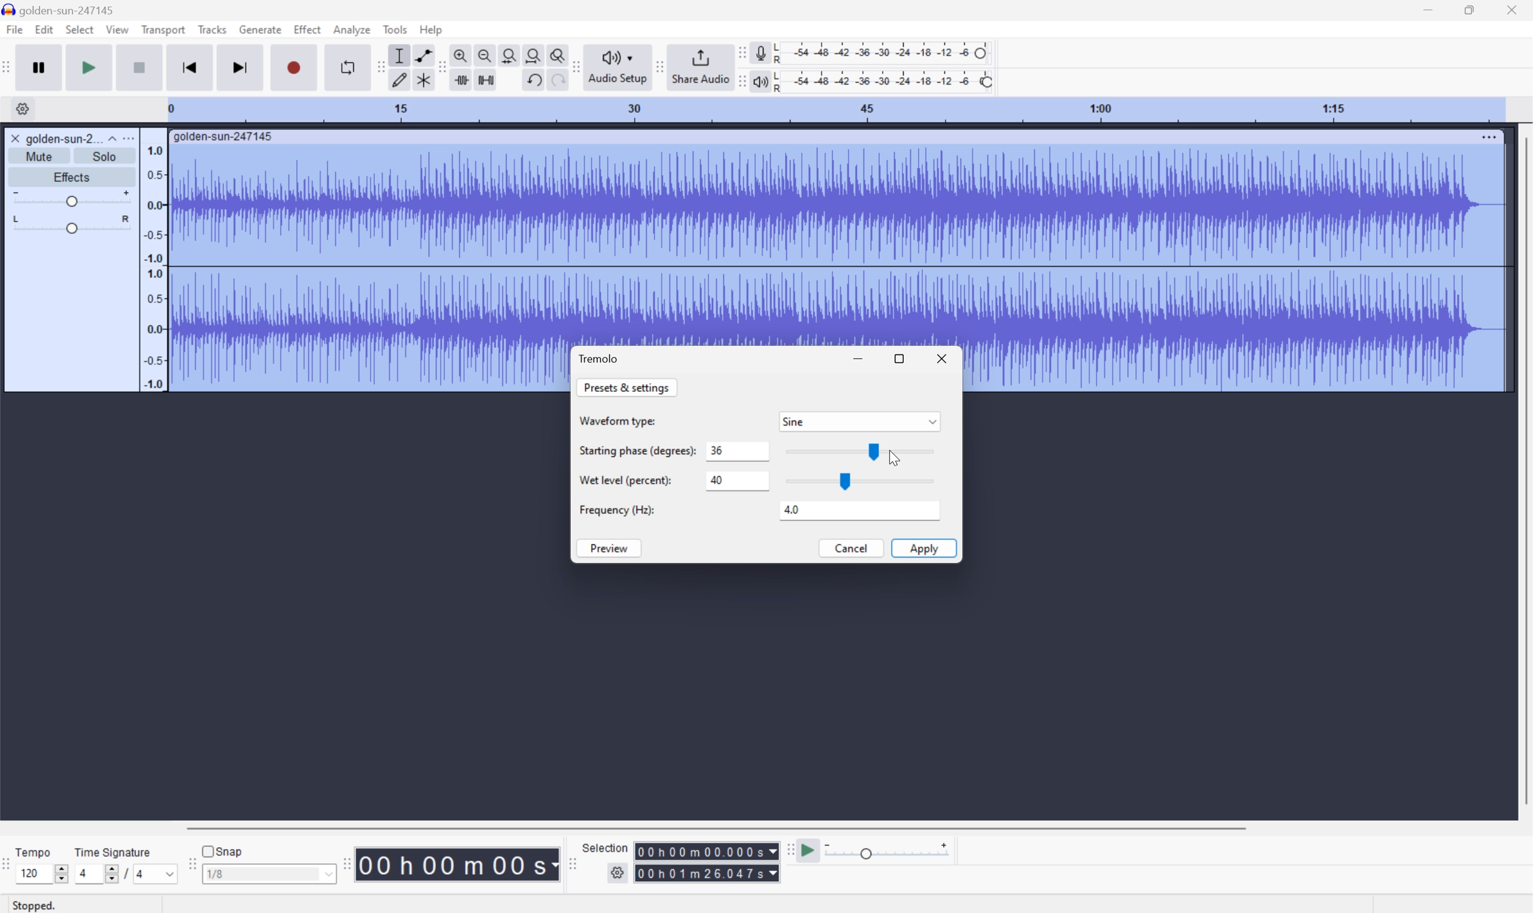 Image resolution: width=1533 pixels, height=913 pixels. What do you see at coordinates (627, 479) in the screenshot?
I see `Wet level (percent):` at bounding box center [627, 479].